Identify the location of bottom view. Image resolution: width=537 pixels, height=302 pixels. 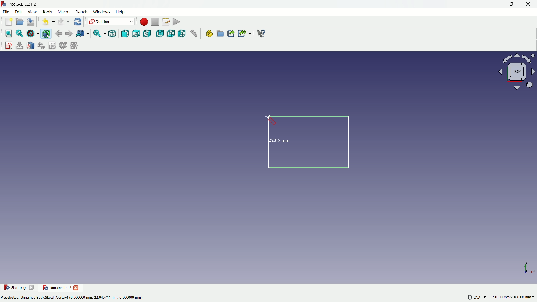
(171, 34).